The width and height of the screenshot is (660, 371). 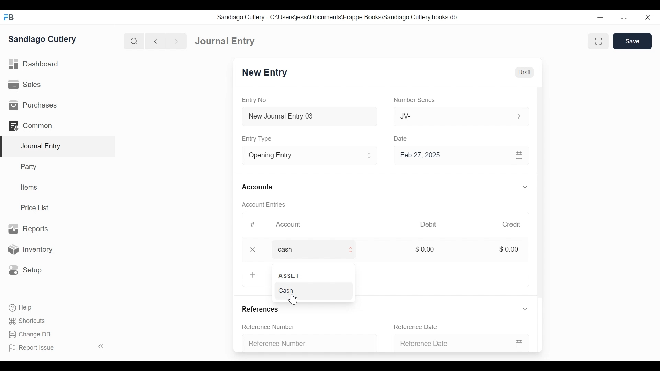 What do you see at coordinates (414, 100) in the screenshot?
I see `Number Series` at bounding box center [414, 100].